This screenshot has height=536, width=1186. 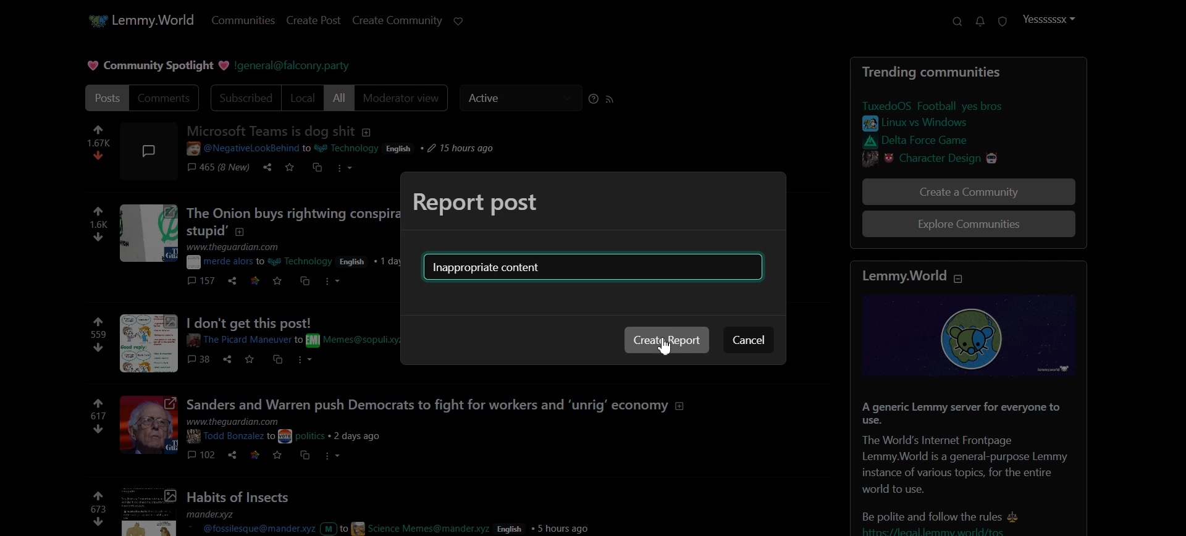 What do you see at coordinates (226, 359) in the screenshot?
I see `share` at bounding box center [226, 359].